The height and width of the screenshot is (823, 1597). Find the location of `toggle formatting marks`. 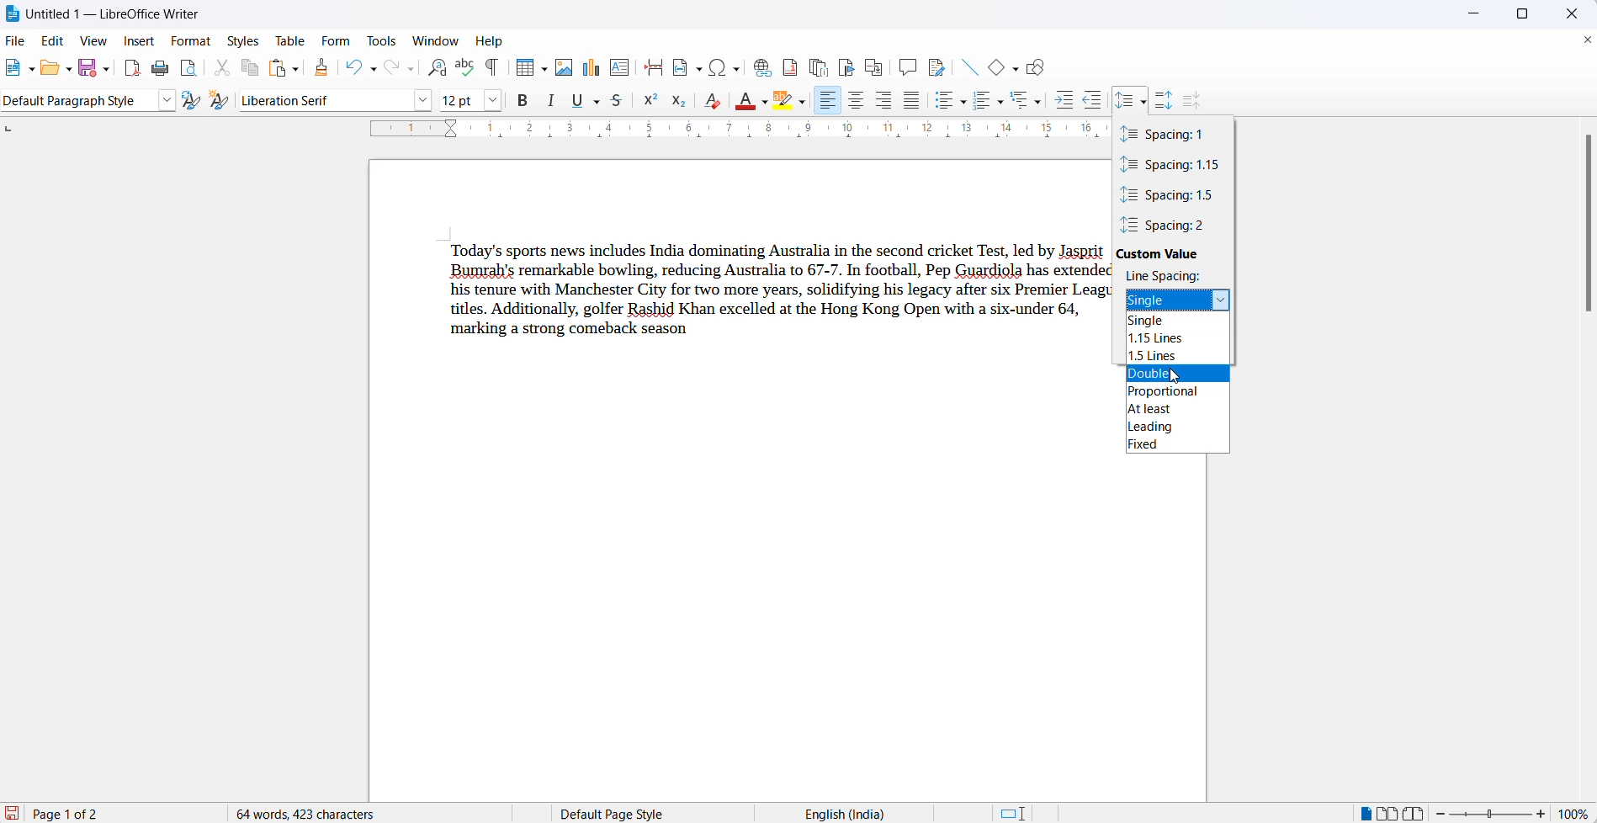

toggle formatting marks is located at coordinates (492, 68).